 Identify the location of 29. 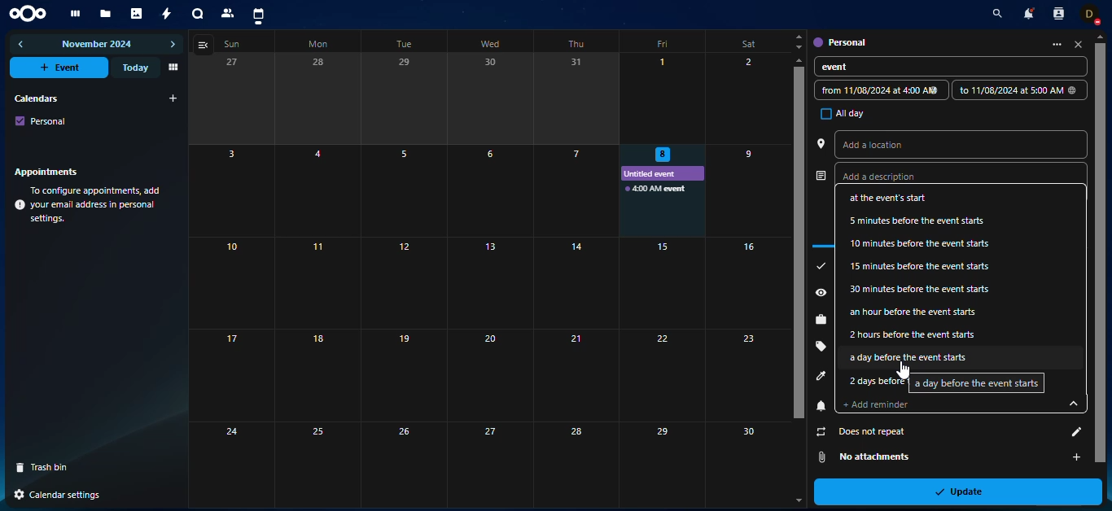
(659, 463).